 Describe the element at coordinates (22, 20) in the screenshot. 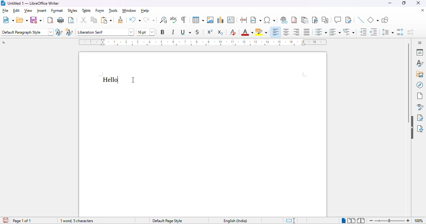

I see `open` at that location.